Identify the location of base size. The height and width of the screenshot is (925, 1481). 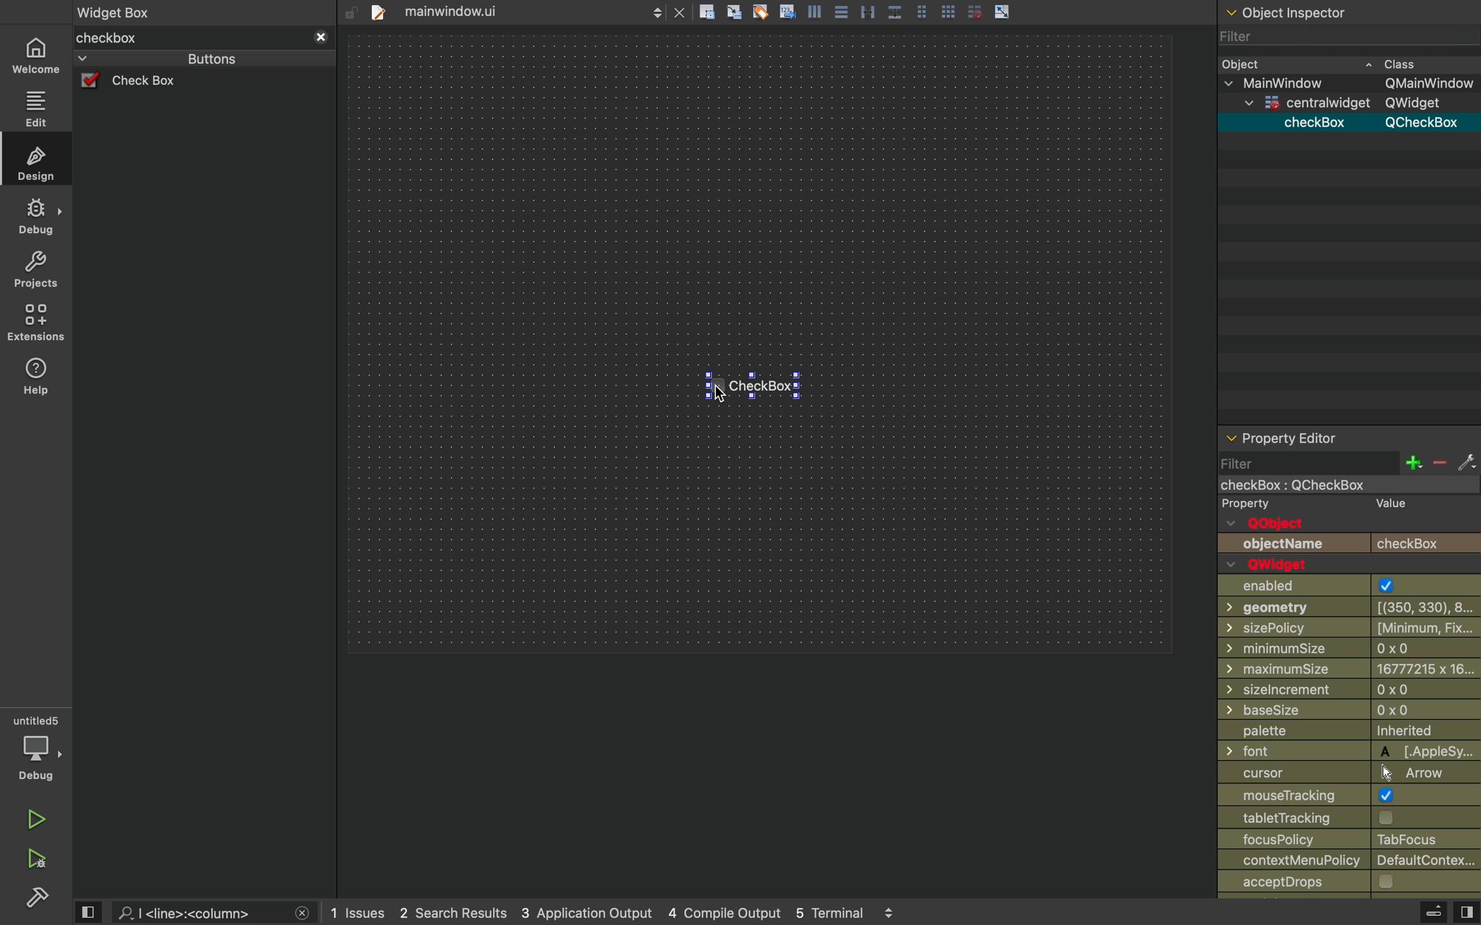
(1351, 711).